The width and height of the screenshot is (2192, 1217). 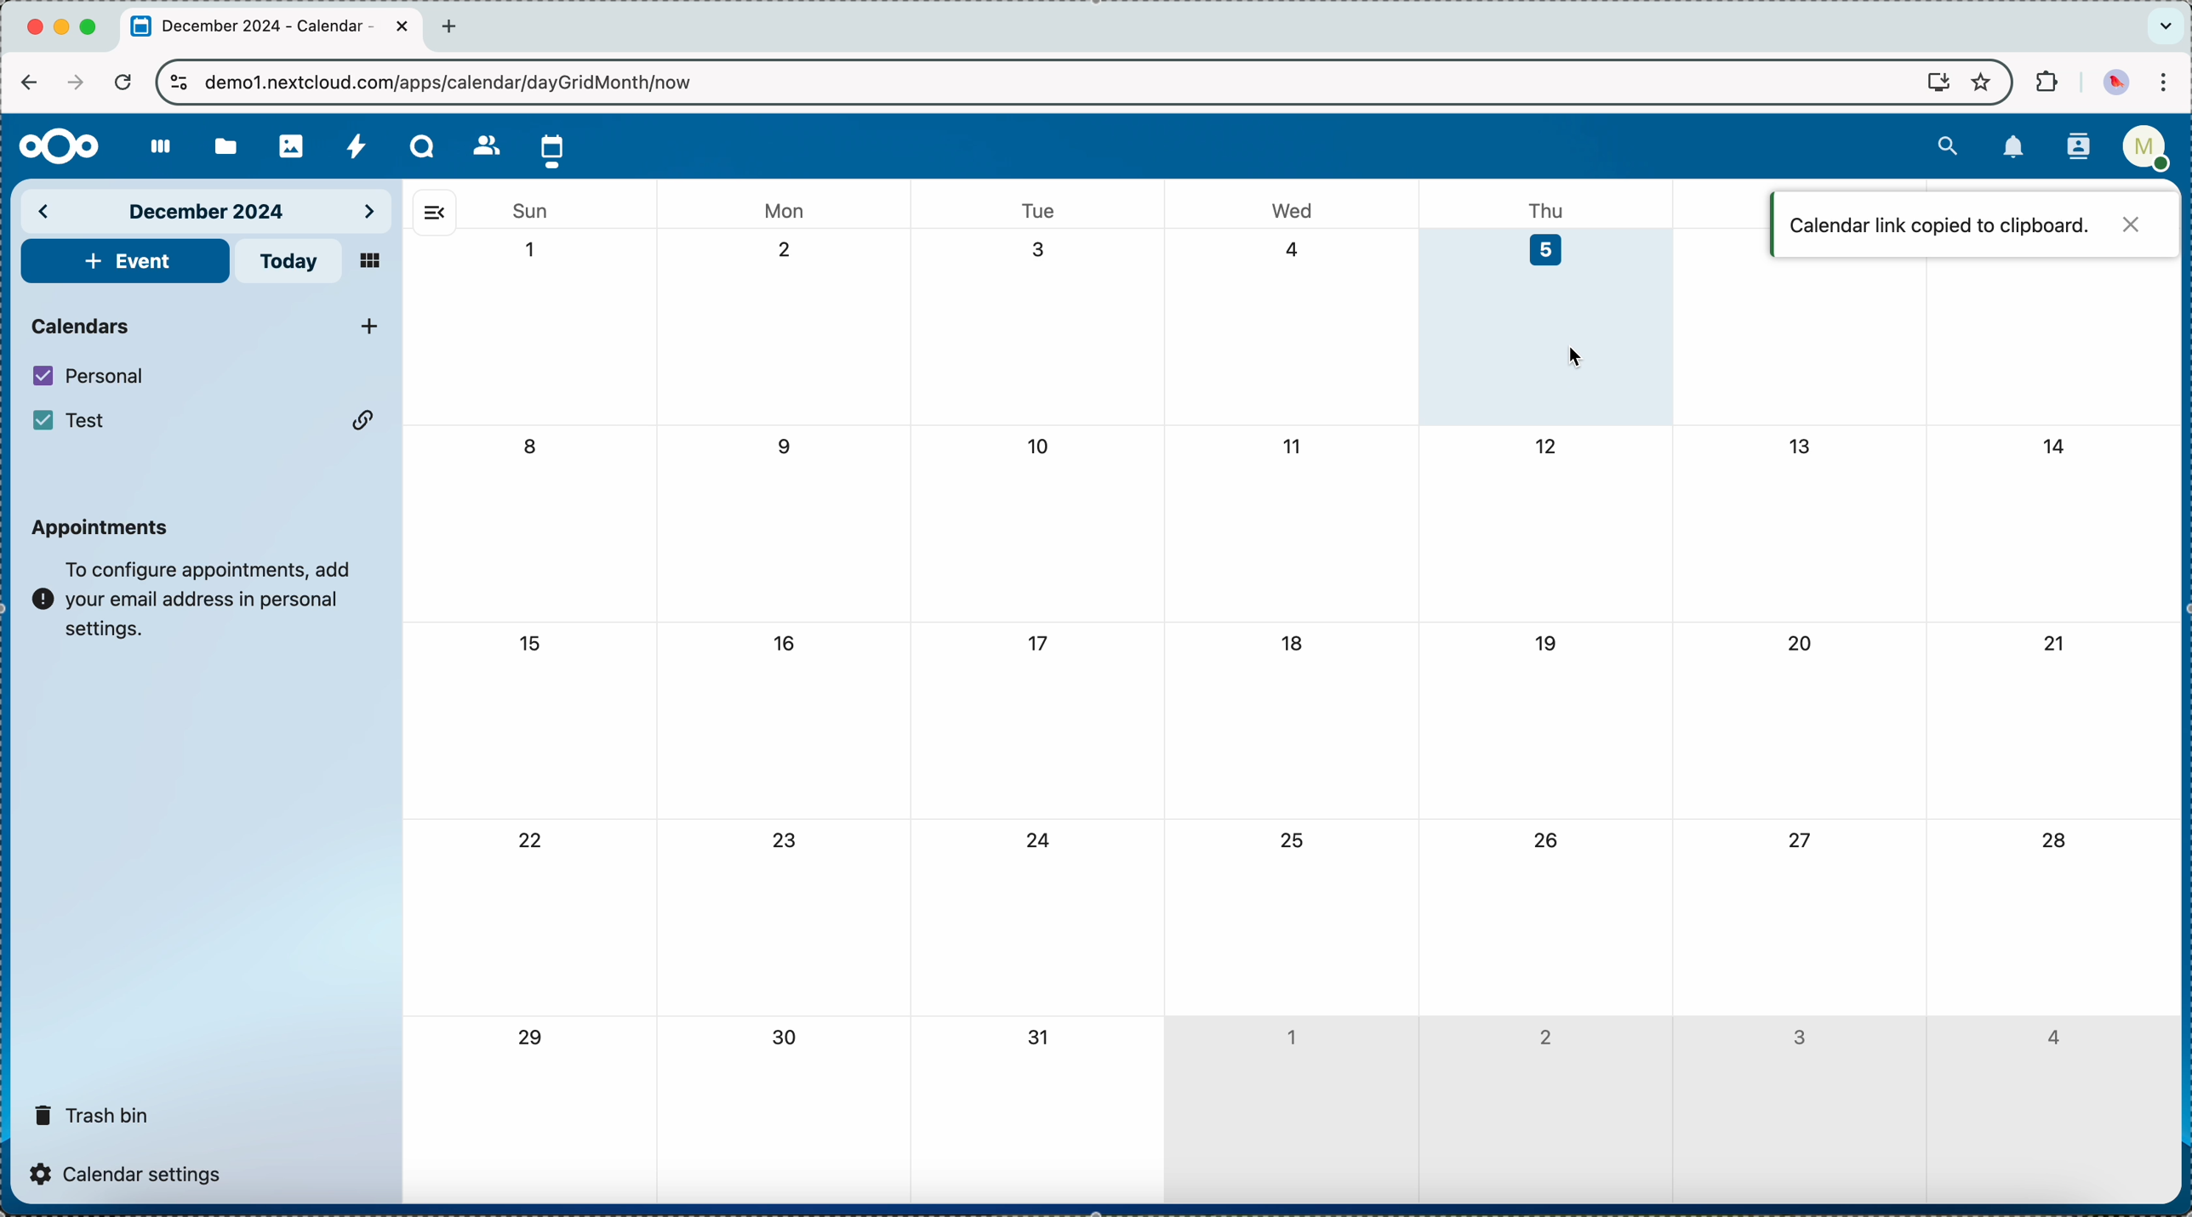 I want to click on add event, so click(x=124, y=261).